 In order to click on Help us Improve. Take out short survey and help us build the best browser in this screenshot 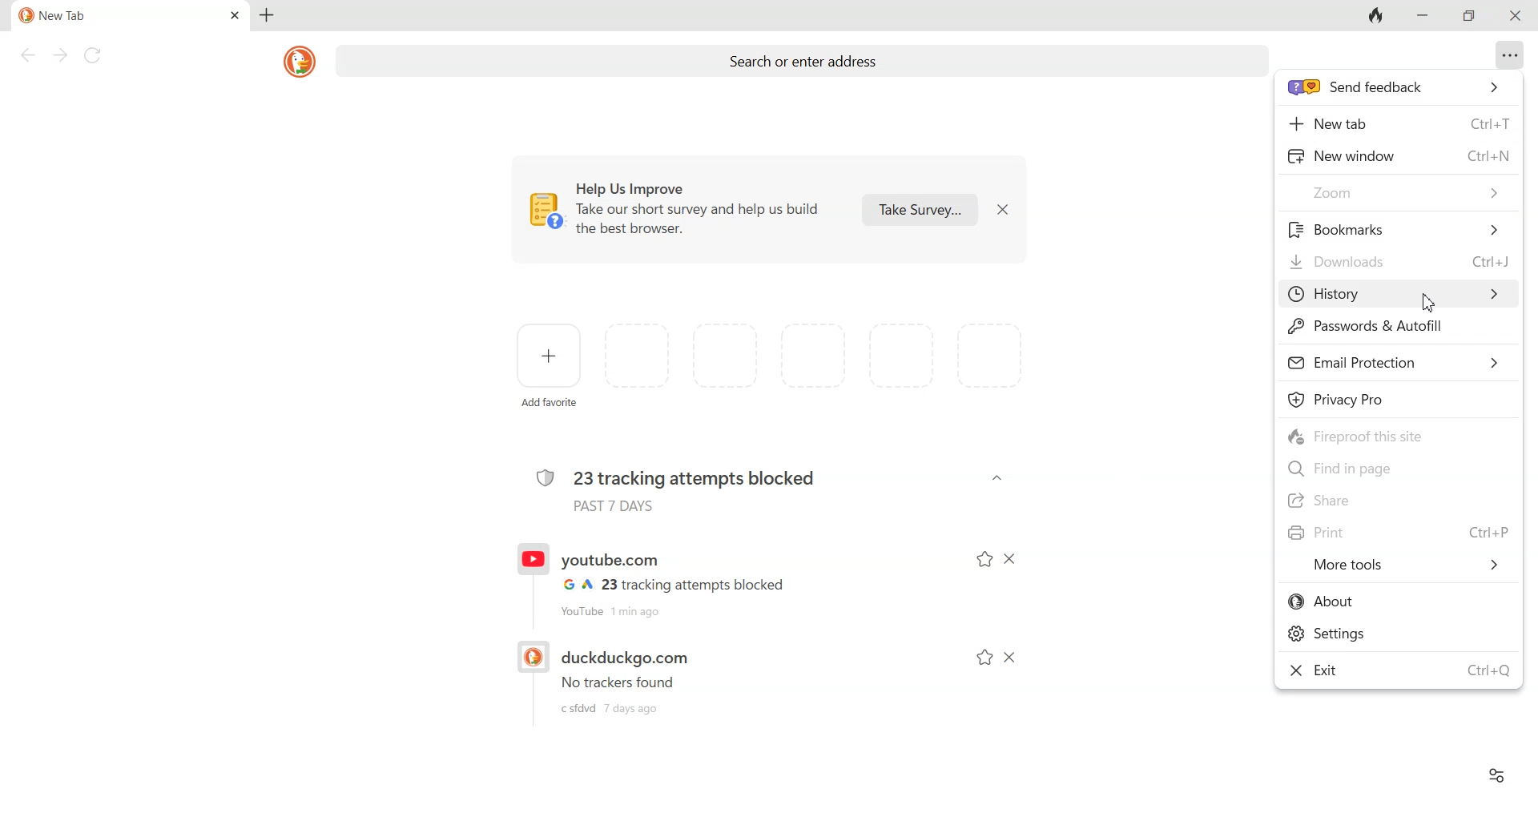, I will do `click(680, 210)`.